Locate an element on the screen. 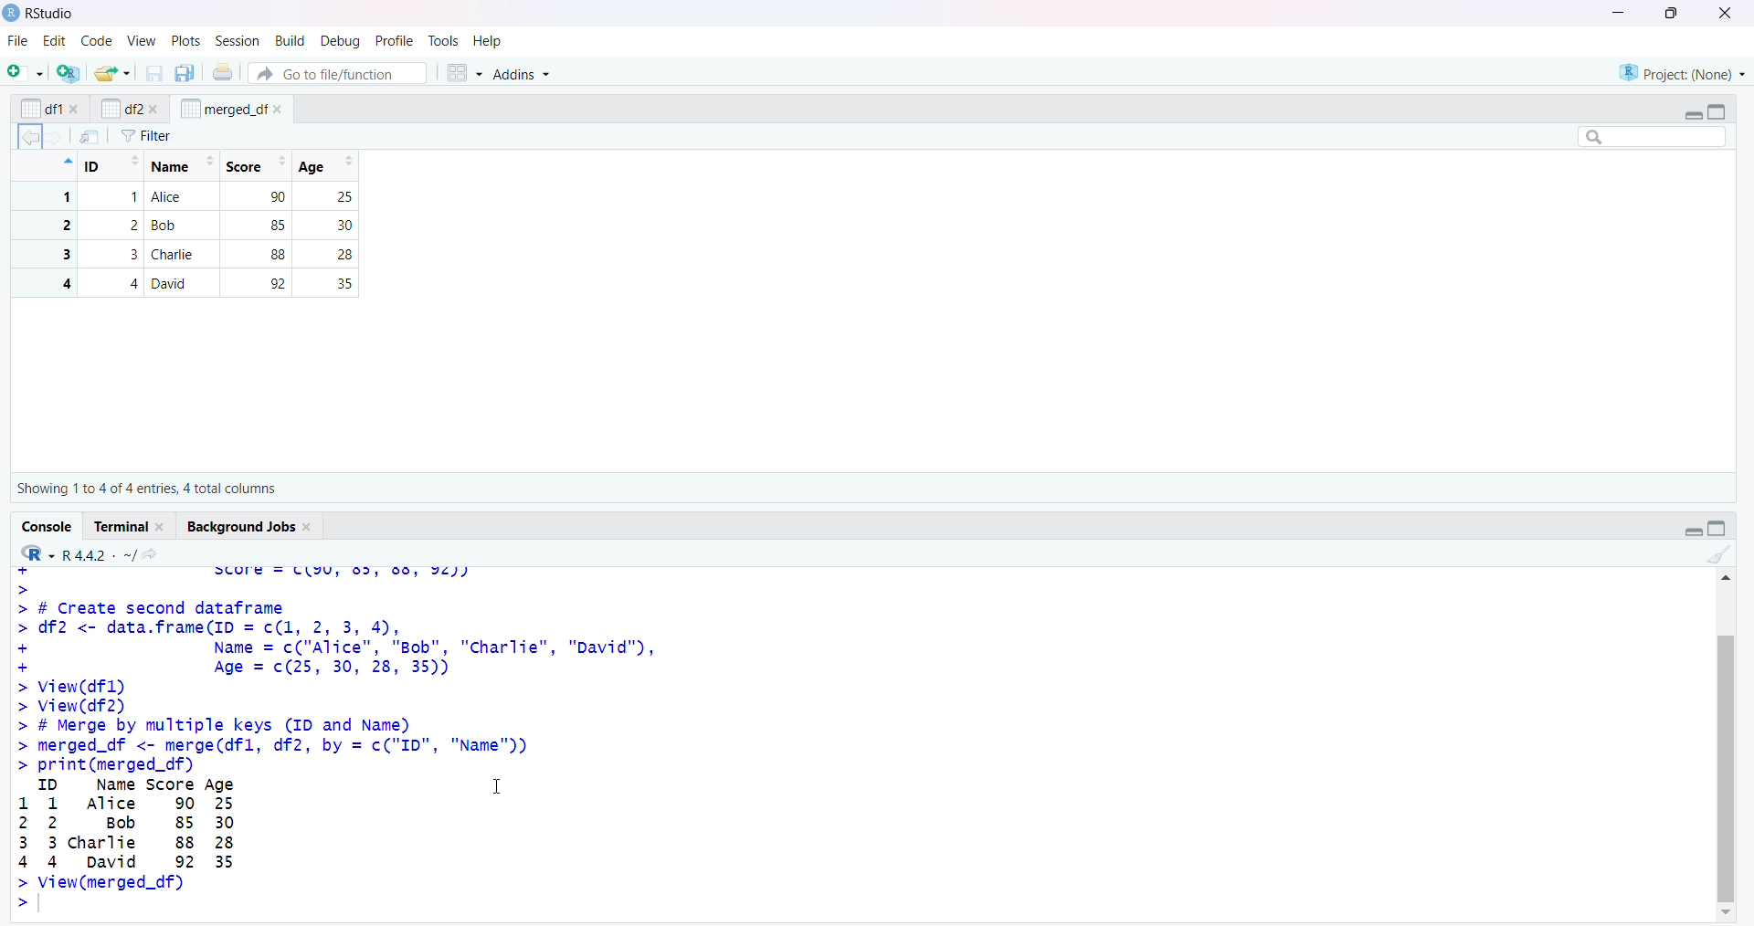  close is located at coordinates (279, 110).